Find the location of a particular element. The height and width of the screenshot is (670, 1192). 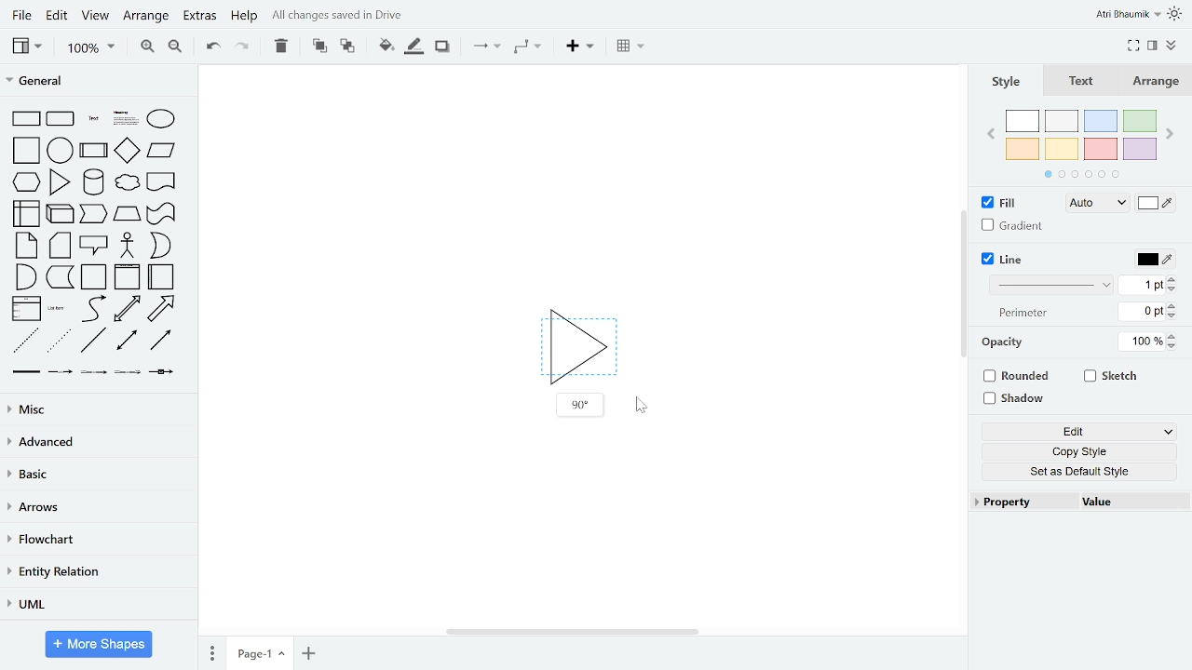

edit is located at coordinates (1082, 431).